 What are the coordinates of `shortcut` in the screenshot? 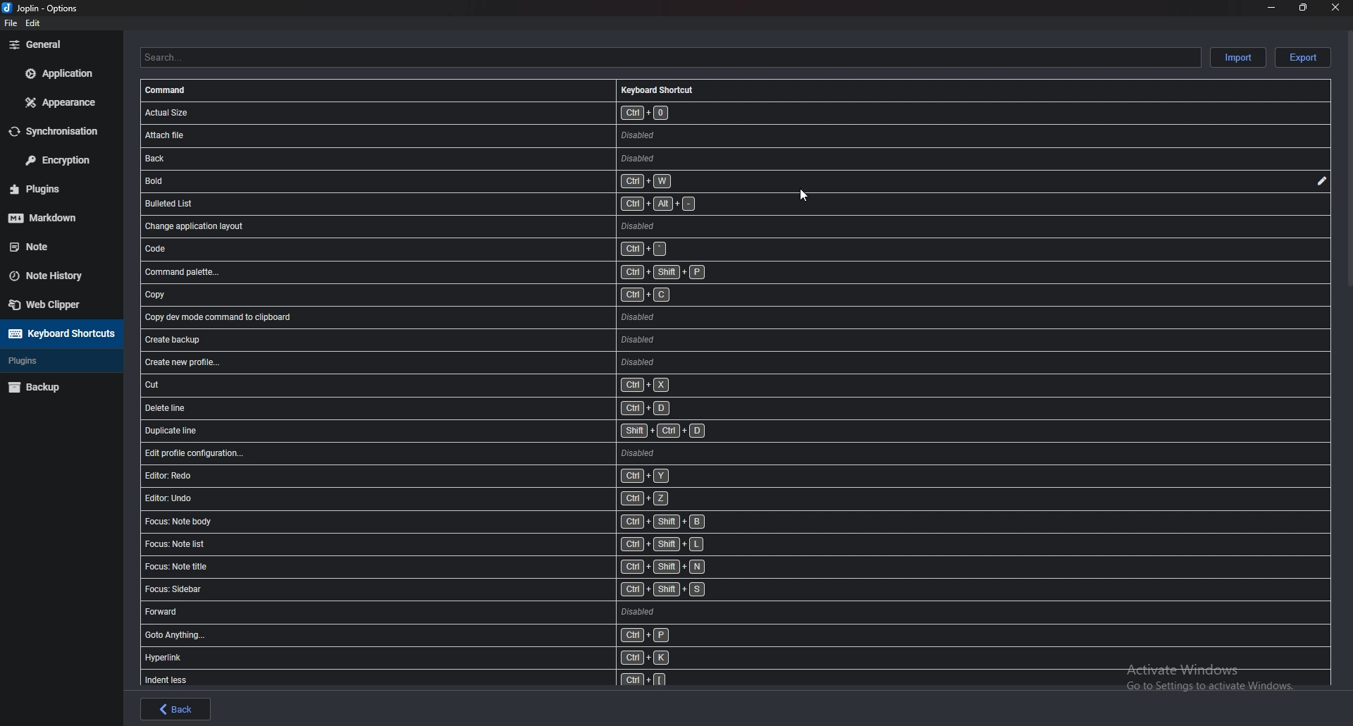 It's located at (474, 431).